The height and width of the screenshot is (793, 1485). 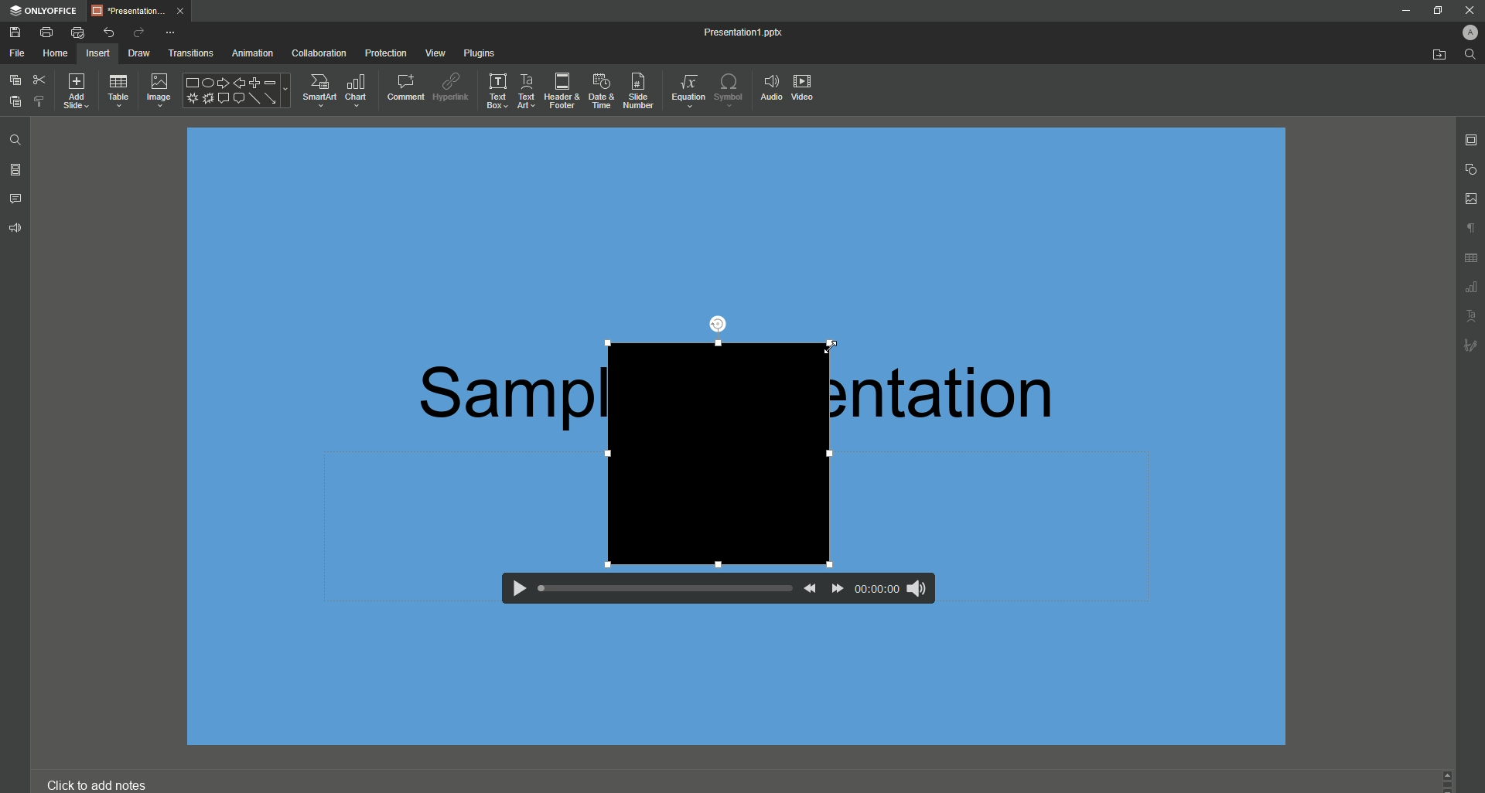 I want to click on Home, so click(x=56, y=54).